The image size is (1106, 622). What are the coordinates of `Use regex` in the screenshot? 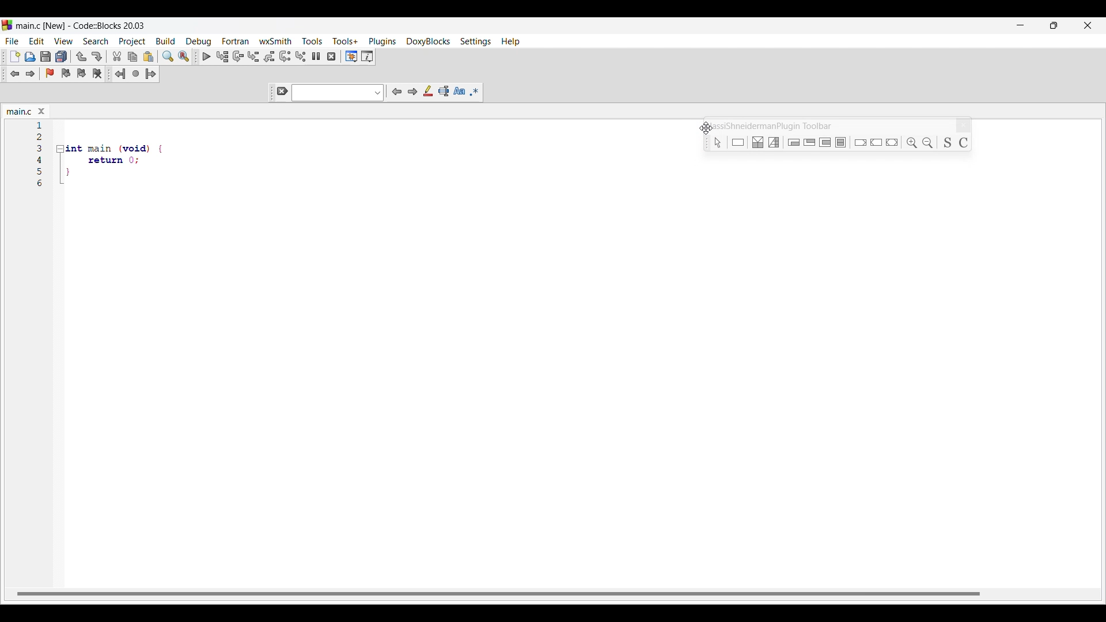 It's located at (475, 92).